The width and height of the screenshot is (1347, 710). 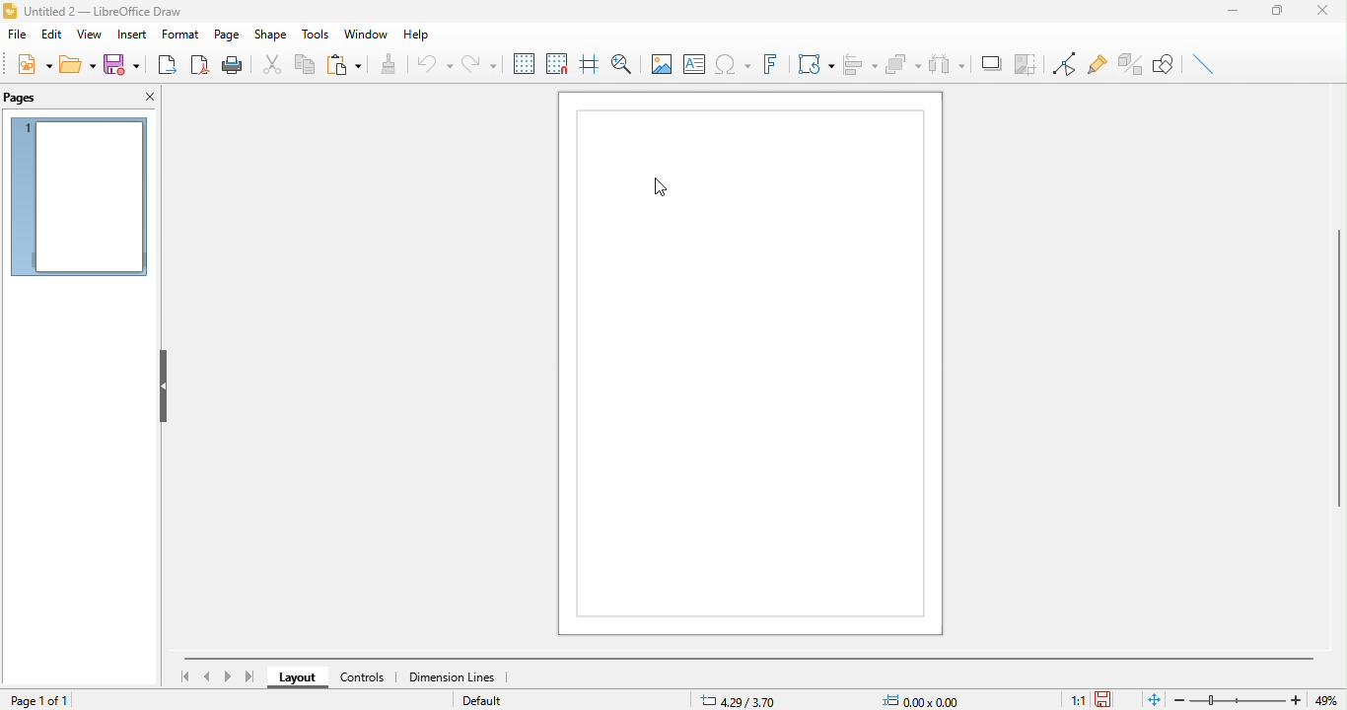 I want to click on window, so click(x=366, y=35).